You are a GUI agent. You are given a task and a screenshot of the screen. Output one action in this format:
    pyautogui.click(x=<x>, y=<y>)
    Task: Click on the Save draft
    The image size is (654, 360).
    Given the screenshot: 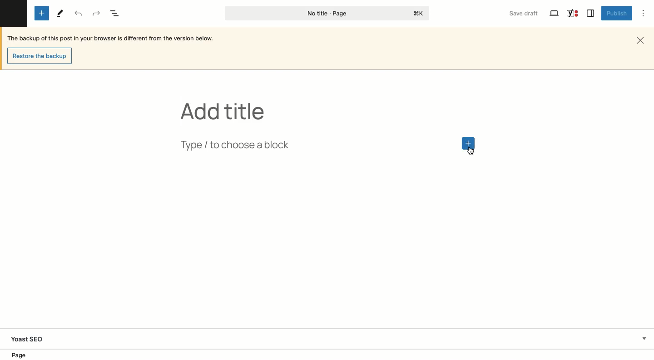 What is the action you would take?
    pyautogui.click(x=525, y=14)
    